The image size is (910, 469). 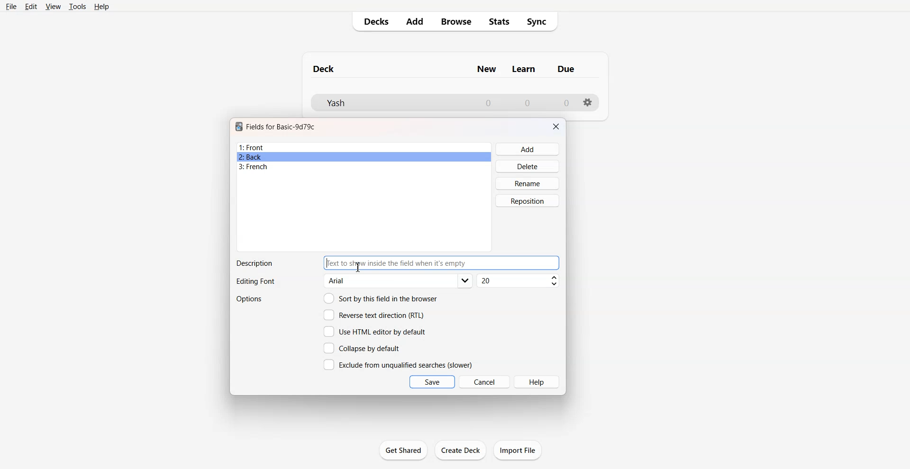 What do you see at coordinates (488, 103) in the screenshot?
I see `Number of New cards` at bounding box center [488, 103].